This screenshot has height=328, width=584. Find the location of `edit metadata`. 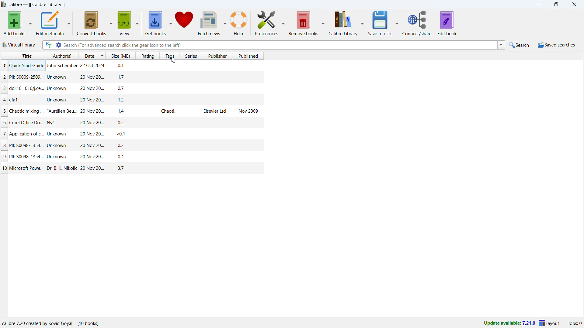

edit metadata is located at coordinates (49, 23).